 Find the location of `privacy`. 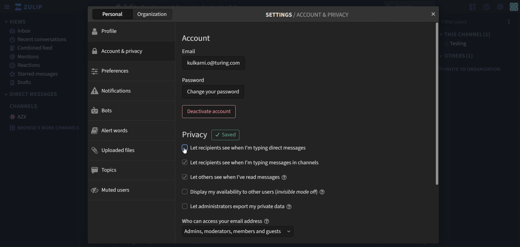

privacy is located at coordinates (195, 136).